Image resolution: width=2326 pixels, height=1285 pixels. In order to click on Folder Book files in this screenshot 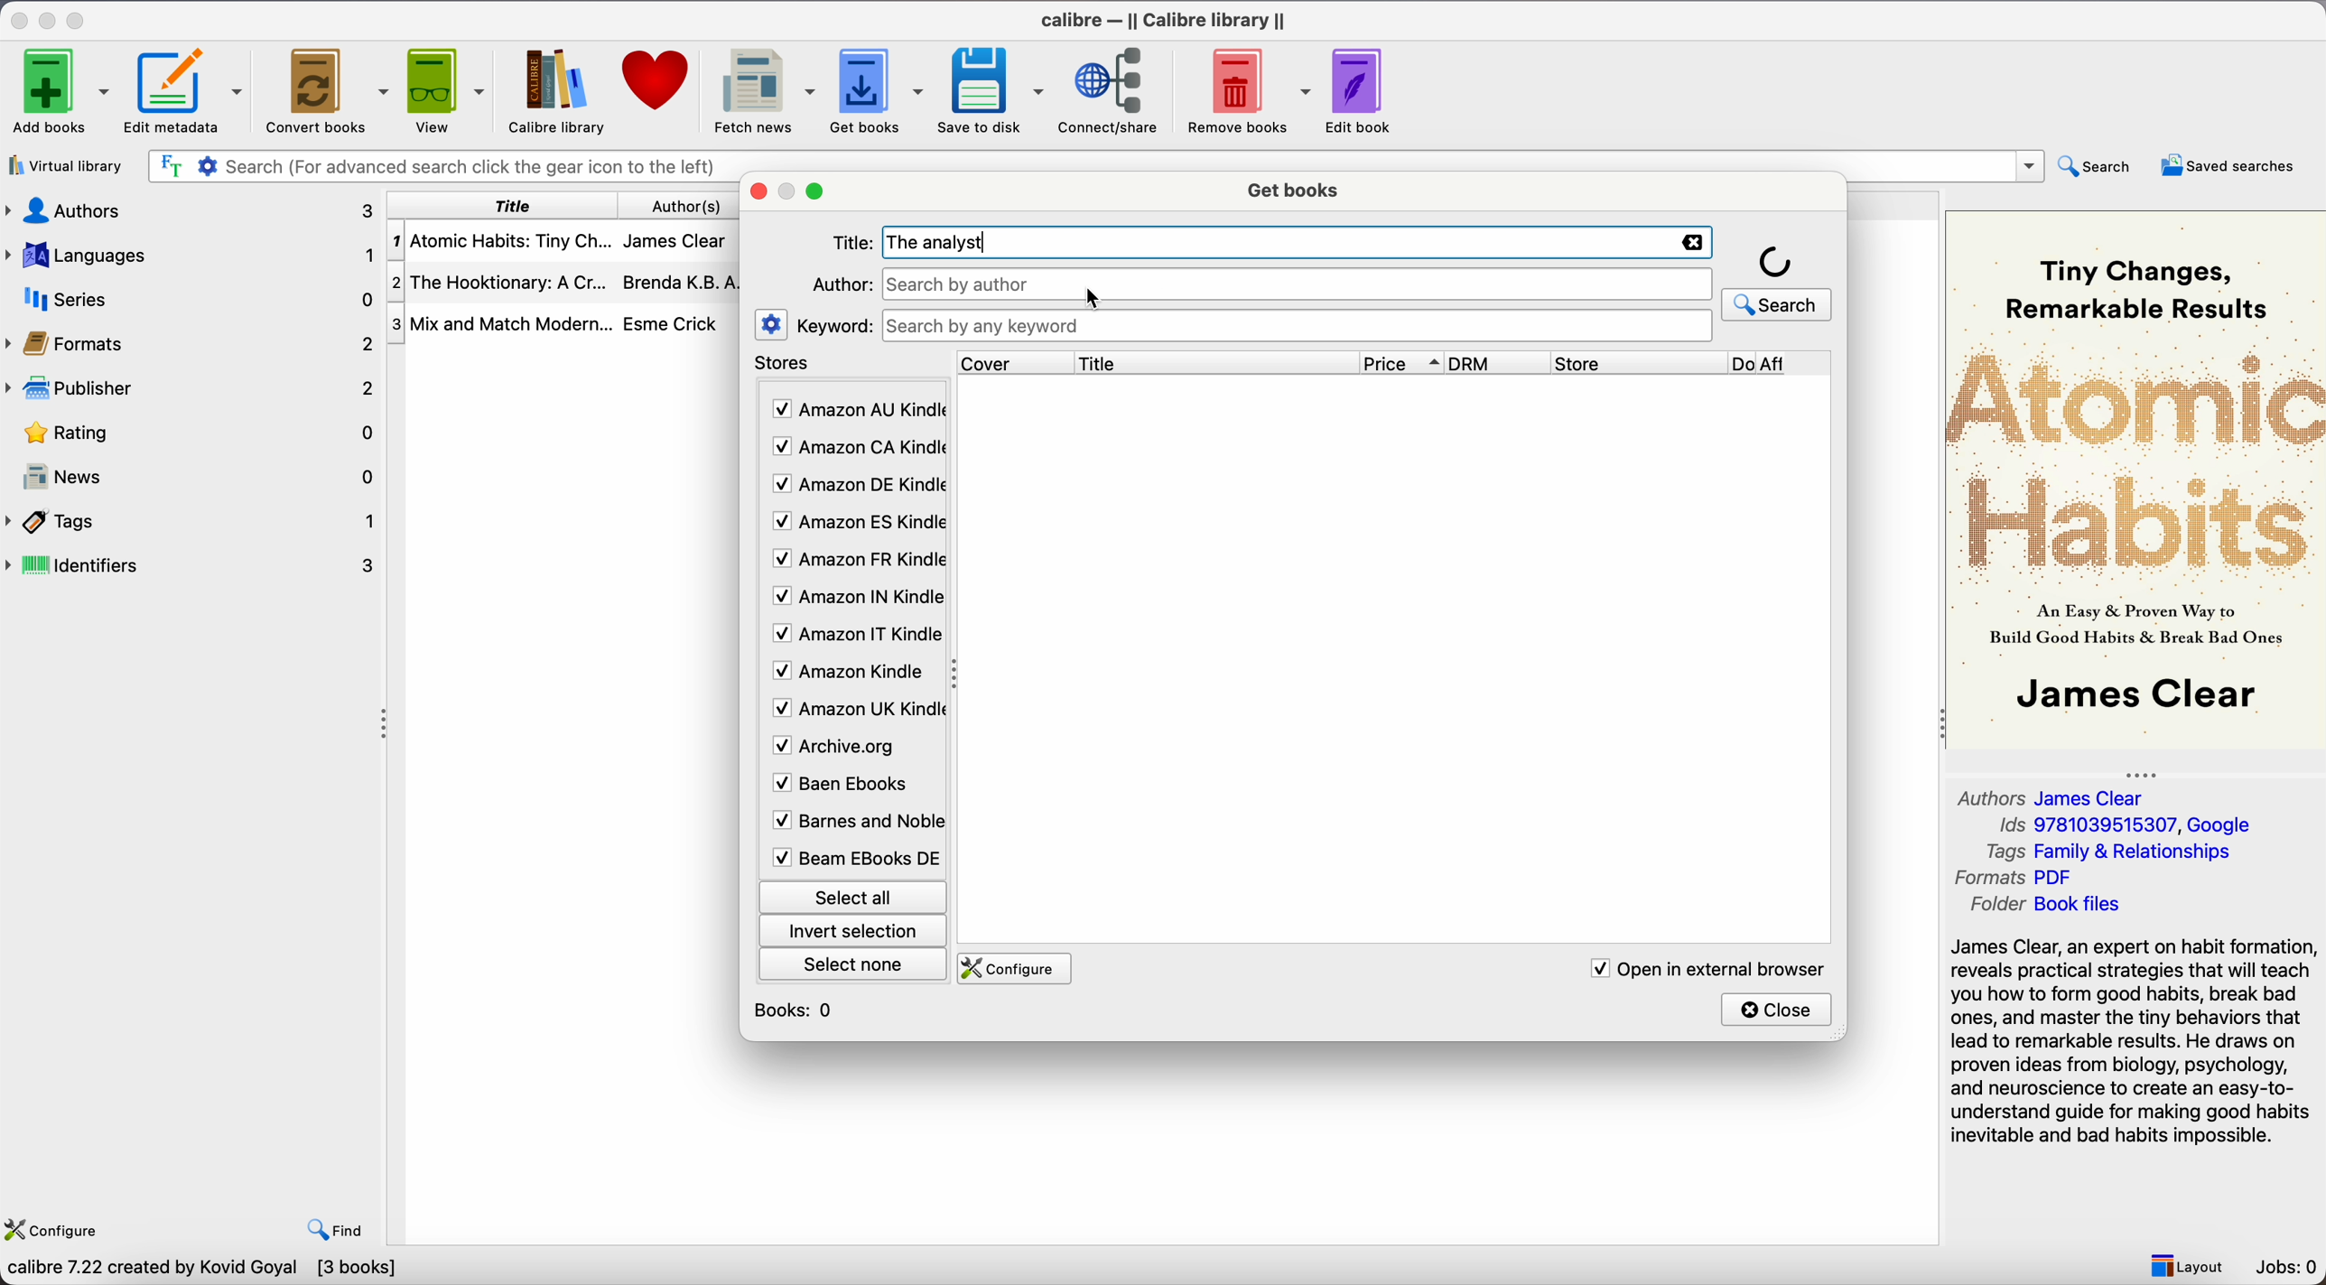, I will do `click(2040, 907)`.